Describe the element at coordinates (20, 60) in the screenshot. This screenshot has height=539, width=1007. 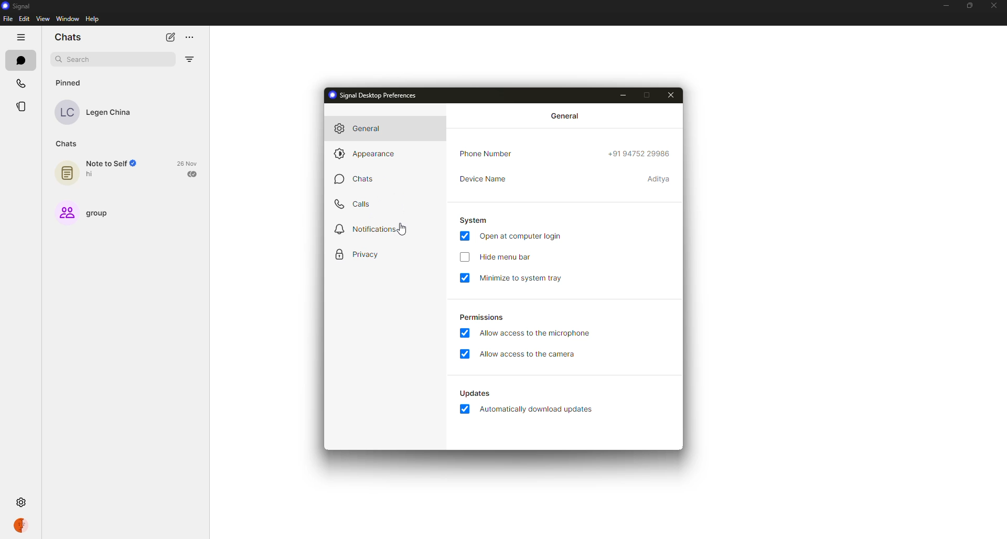
I see `chats` at that location.